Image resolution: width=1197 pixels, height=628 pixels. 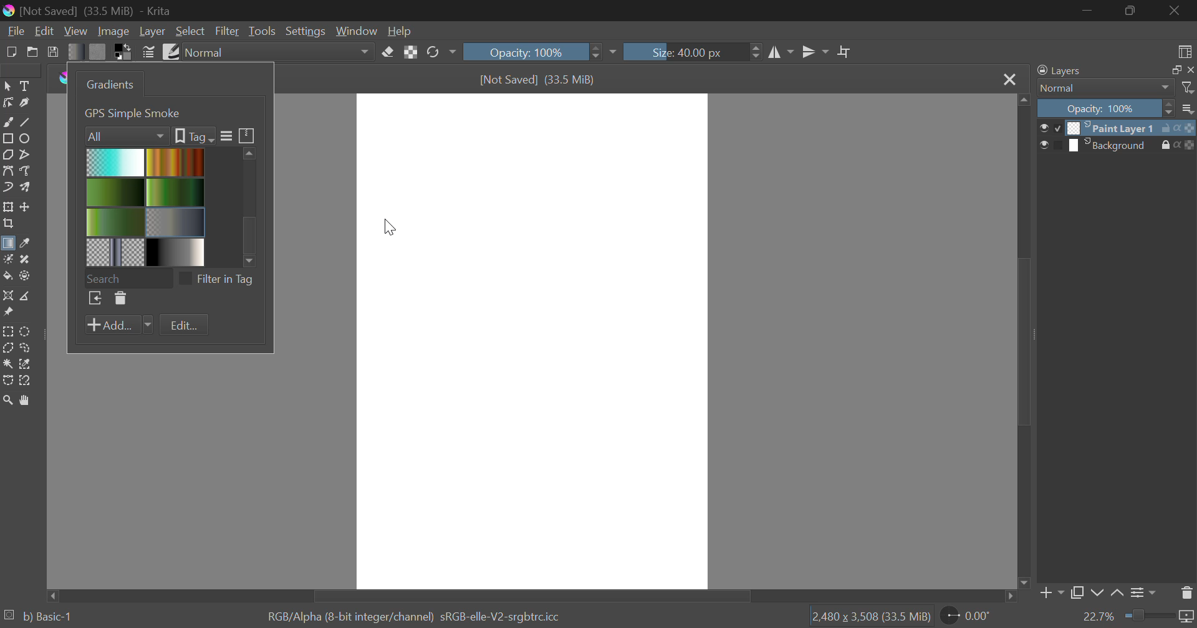 I want to click on Multibrush Tool, so click(x=25, y=188).